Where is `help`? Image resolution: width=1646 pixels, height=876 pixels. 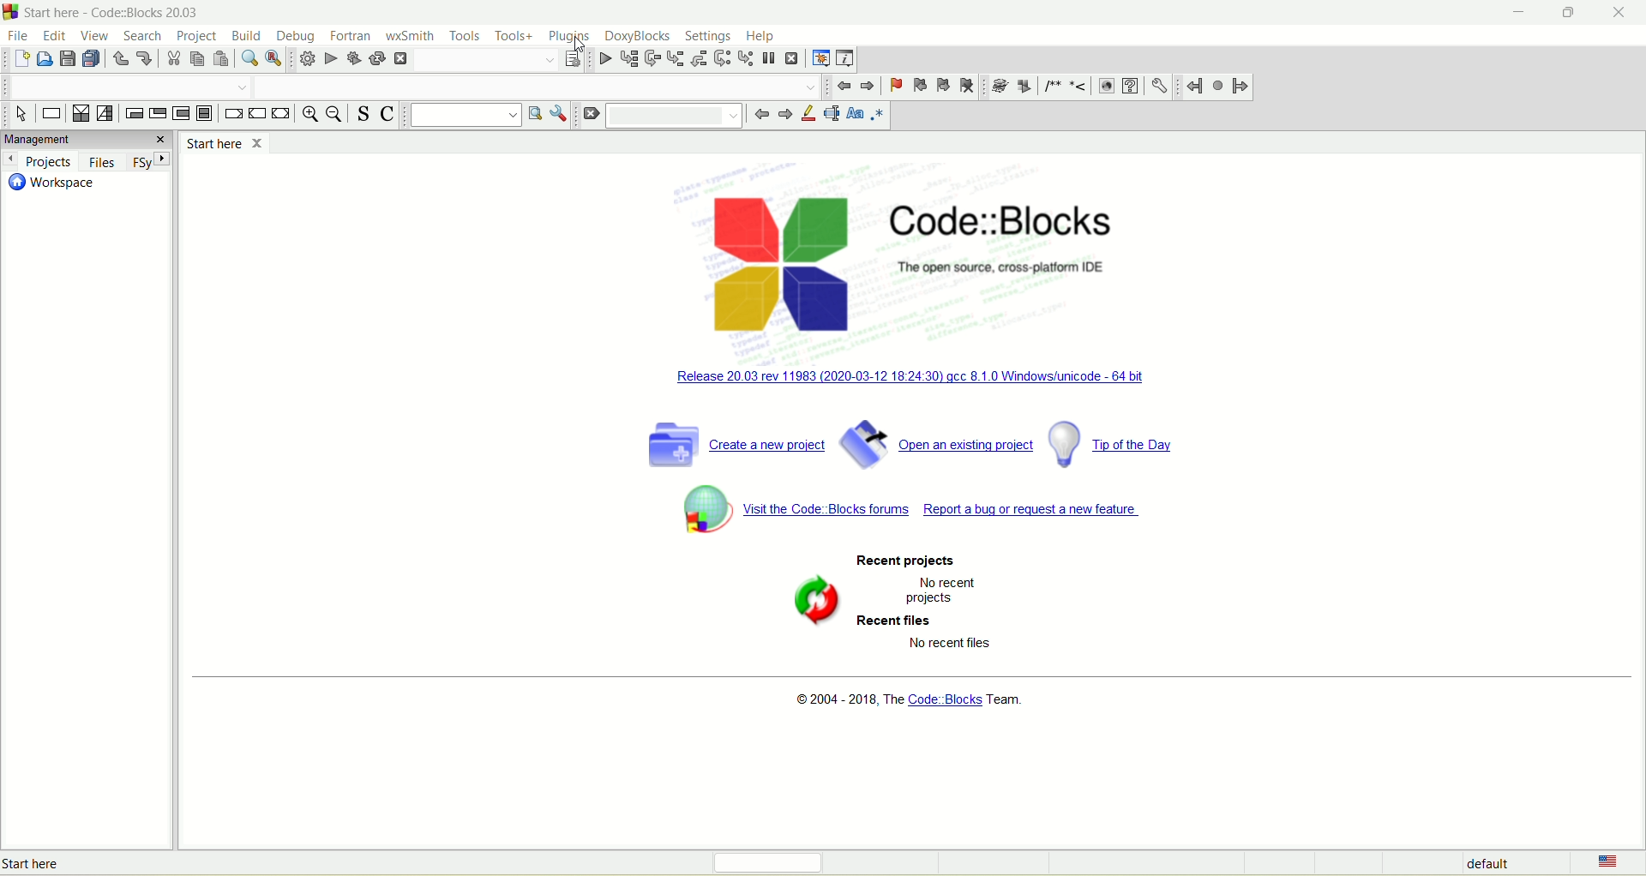 help is located at coordinates (760, 37).